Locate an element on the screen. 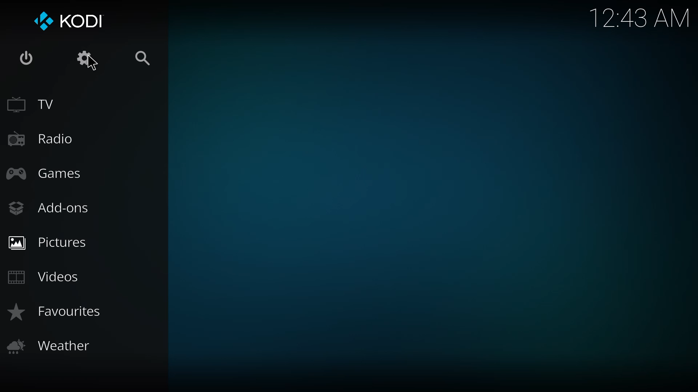 This screenshot has height=392, width=698. favorites is located at coordinates (60, 311).